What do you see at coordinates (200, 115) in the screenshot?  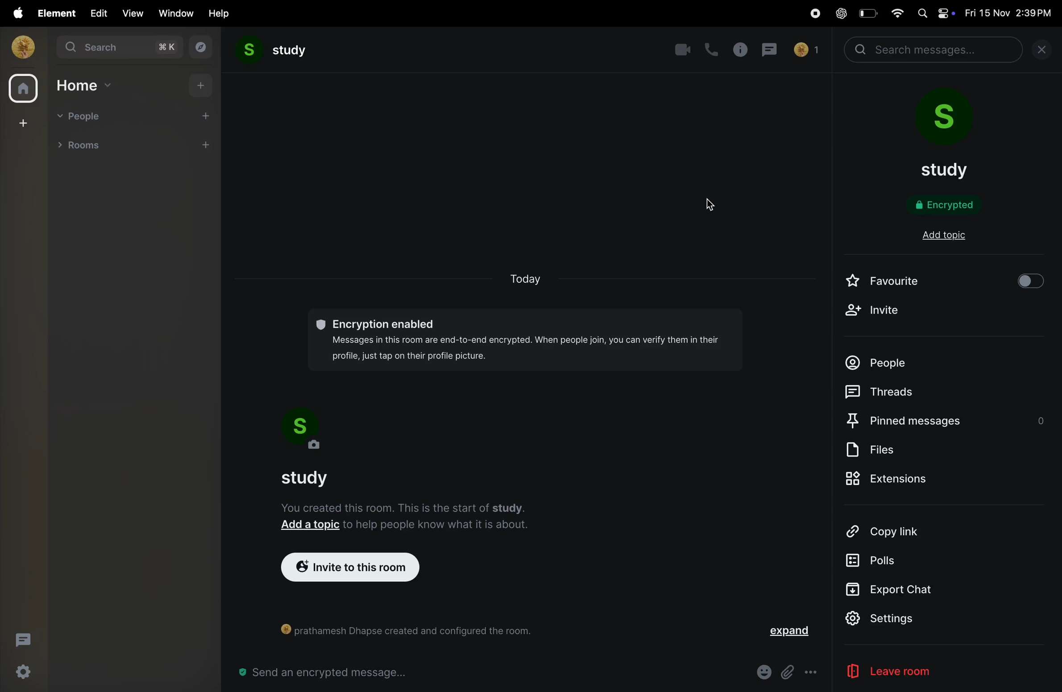 I see `add people` at bounding box center [200, 115].